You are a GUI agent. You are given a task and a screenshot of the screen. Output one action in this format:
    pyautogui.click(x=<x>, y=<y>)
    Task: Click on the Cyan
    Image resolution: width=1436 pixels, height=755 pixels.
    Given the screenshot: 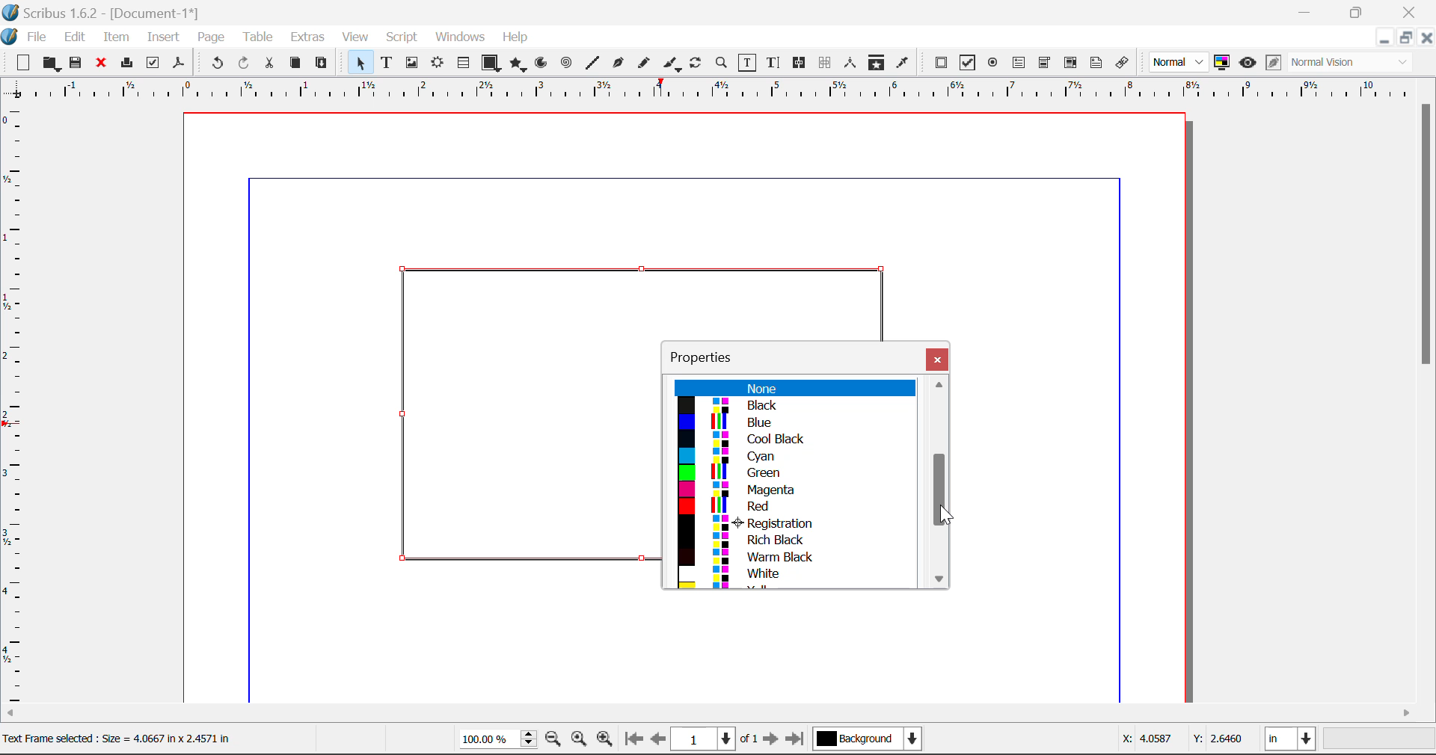 What is the action you would take?
    pyautogui.click(x=794, y=455)
    